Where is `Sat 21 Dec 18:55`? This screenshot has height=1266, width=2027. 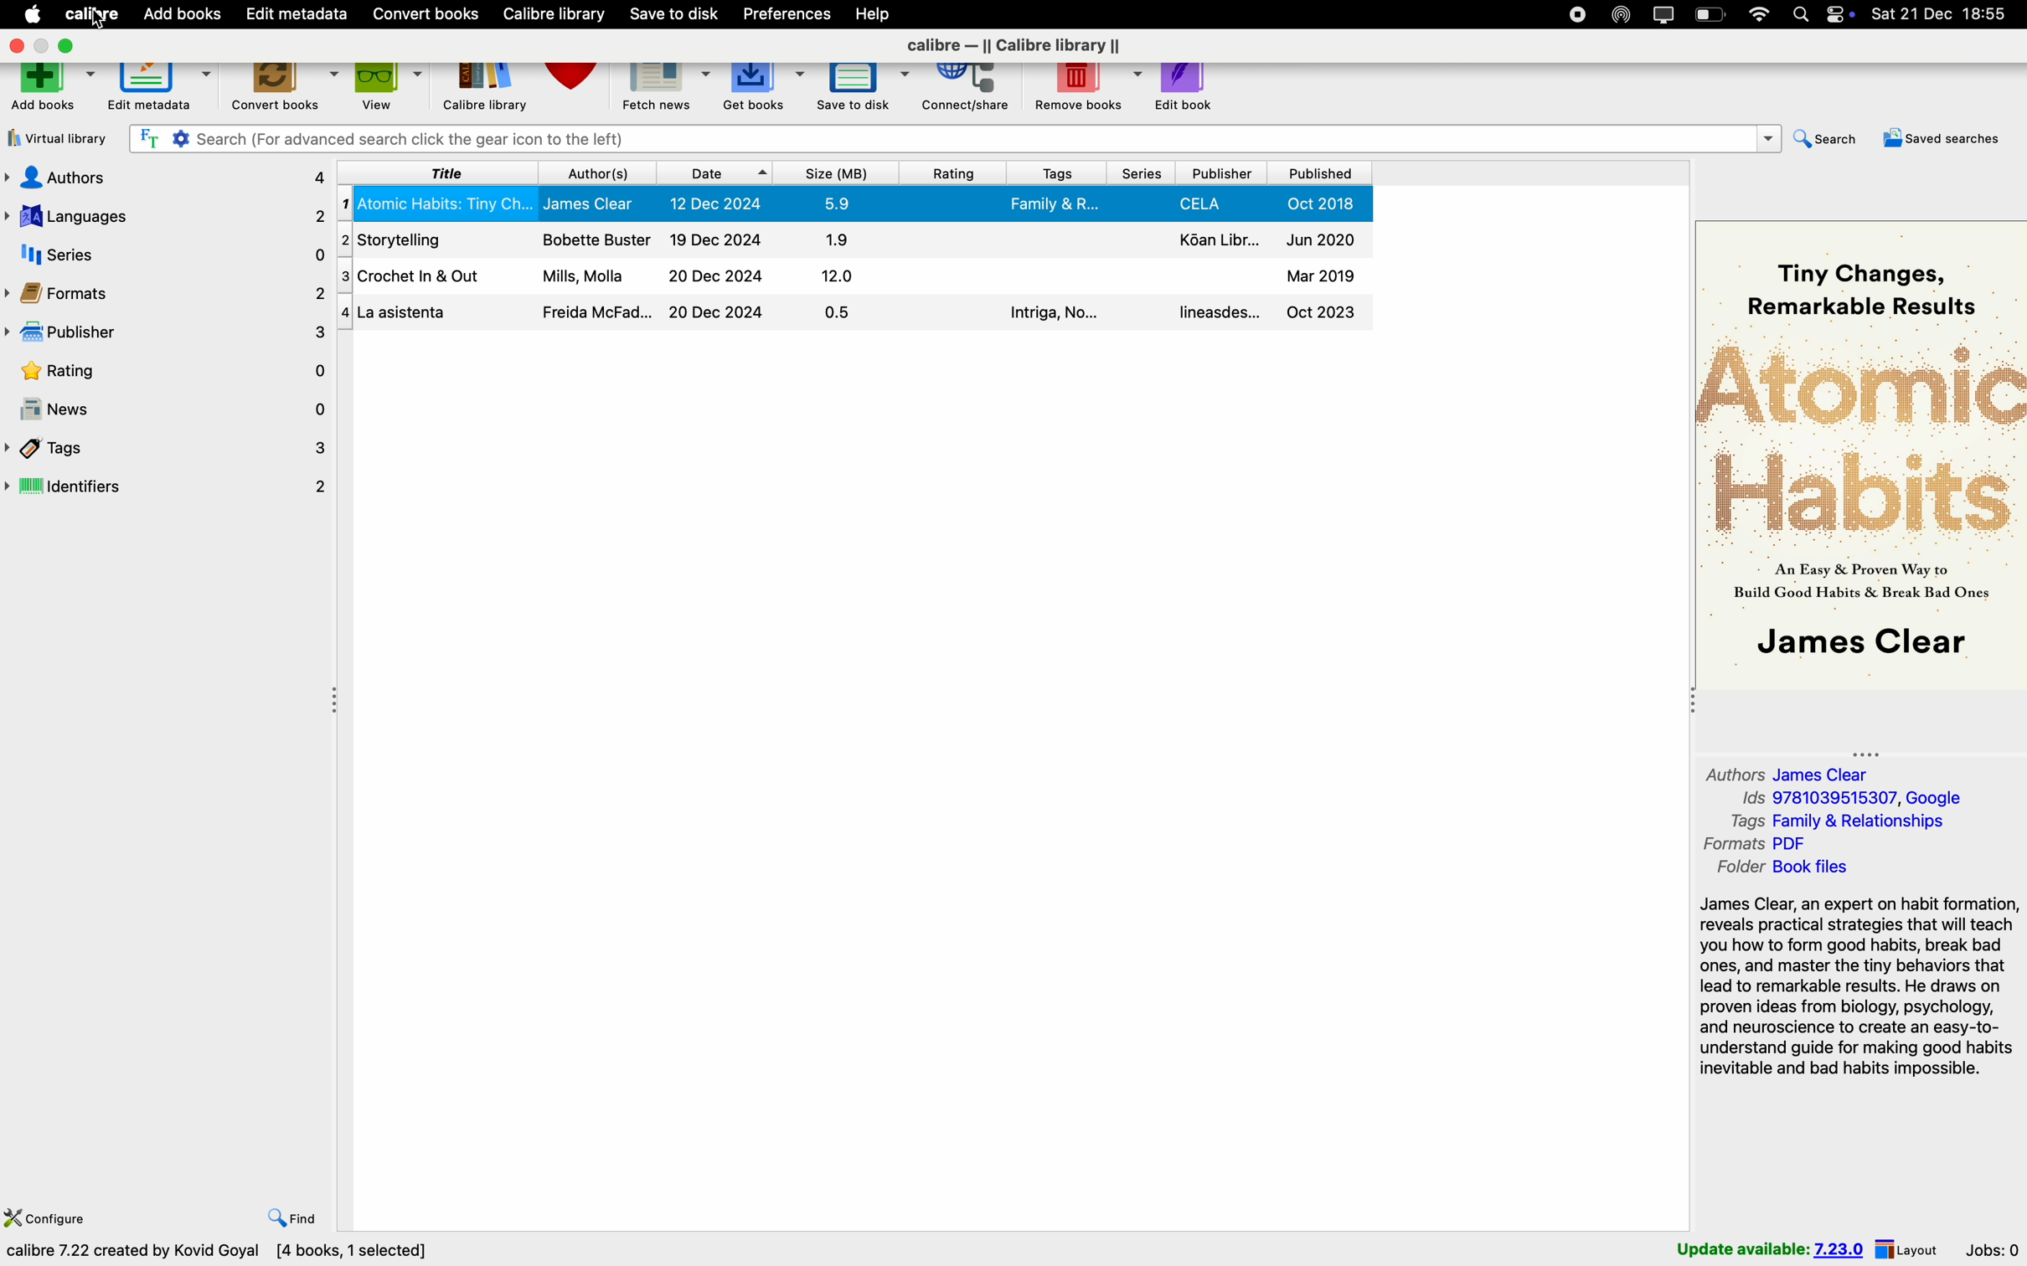 Sat 21 Dec 18:55 is located at coordinates (1945, 14).